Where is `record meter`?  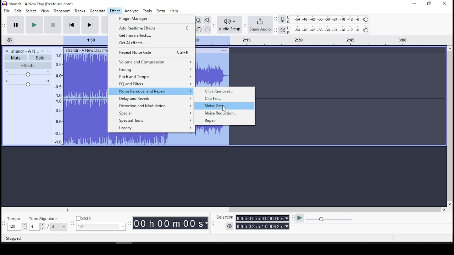 record meter is located at coordinates (283, 20).